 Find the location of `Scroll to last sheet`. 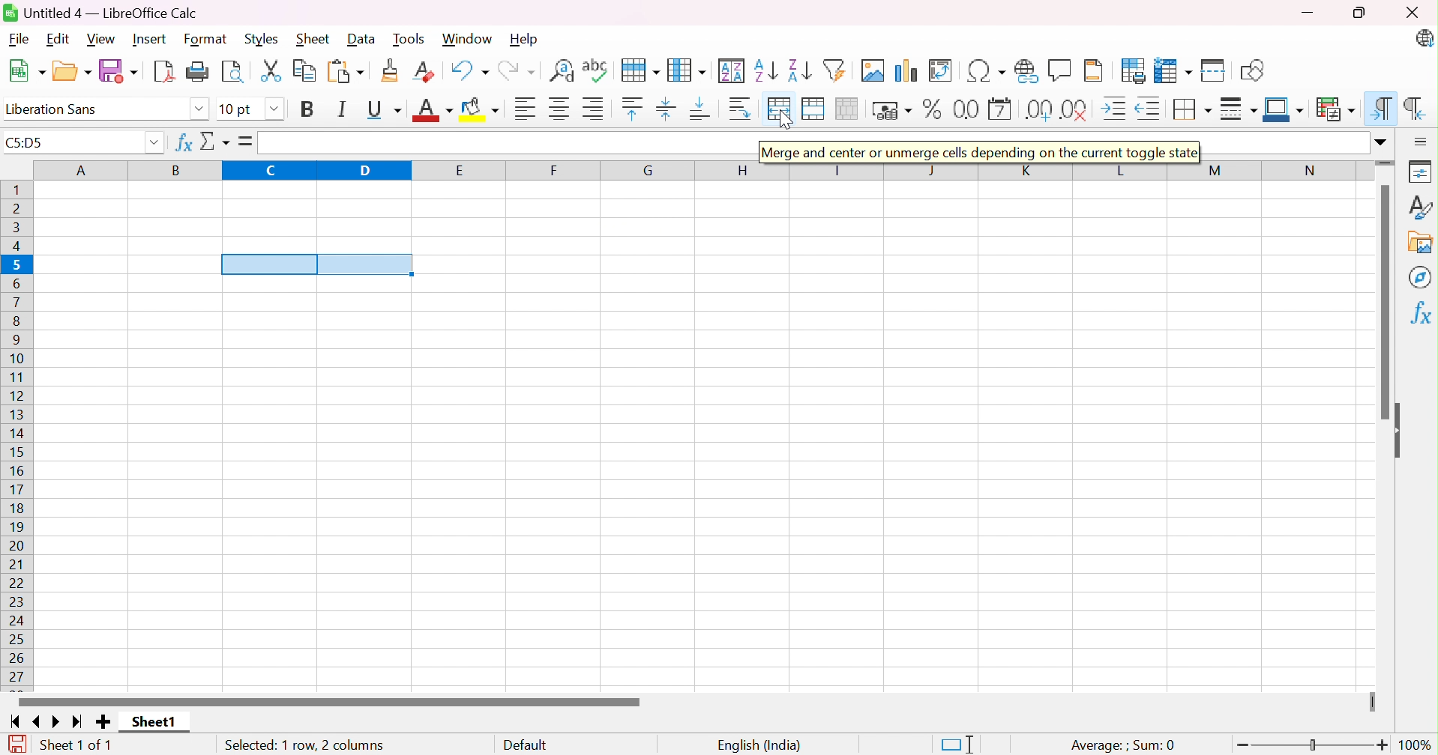

Scroll to last sheet is located at coordinates (79, 724).